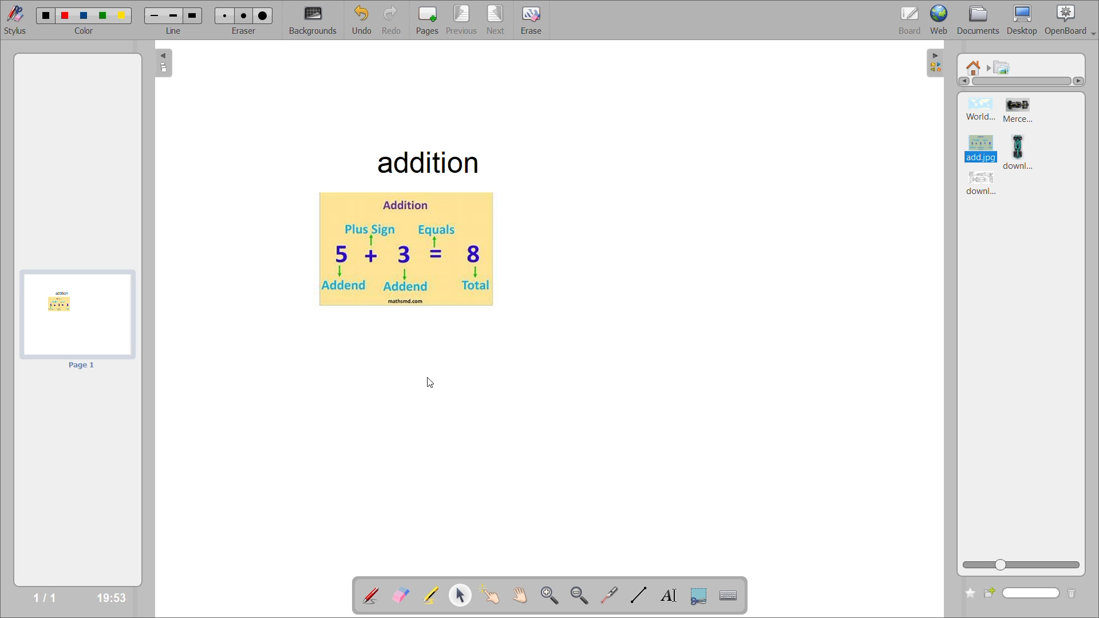 Image resolution: width=1099 pixels, height=618 pixels. Describe the element at coordinates (76, 314) in the screenshot. I see `page 1 preview` at that location.